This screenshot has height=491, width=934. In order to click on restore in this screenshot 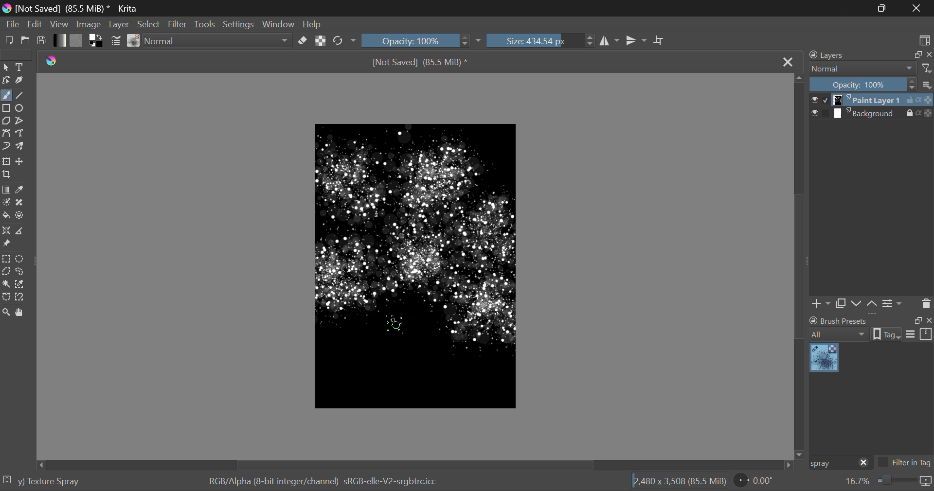, I will do `click(916, 320)`.